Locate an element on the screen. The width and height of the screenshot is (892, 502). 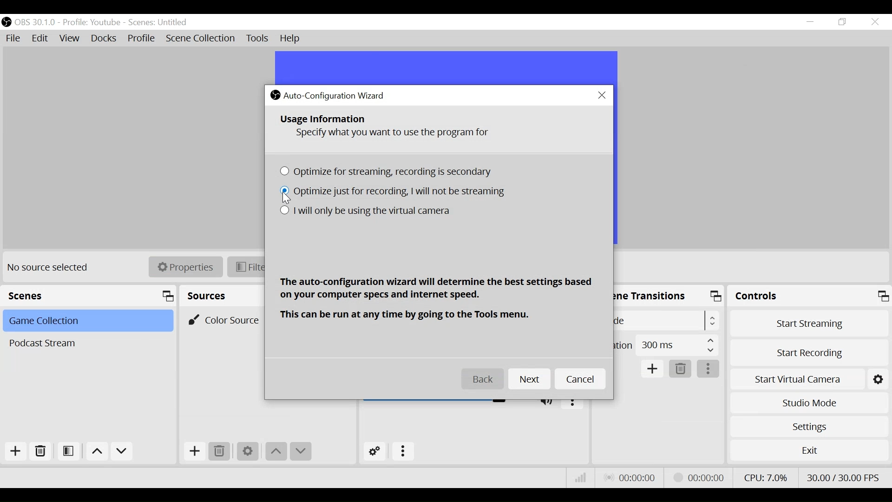
Next is located at coordinates (531, 379).